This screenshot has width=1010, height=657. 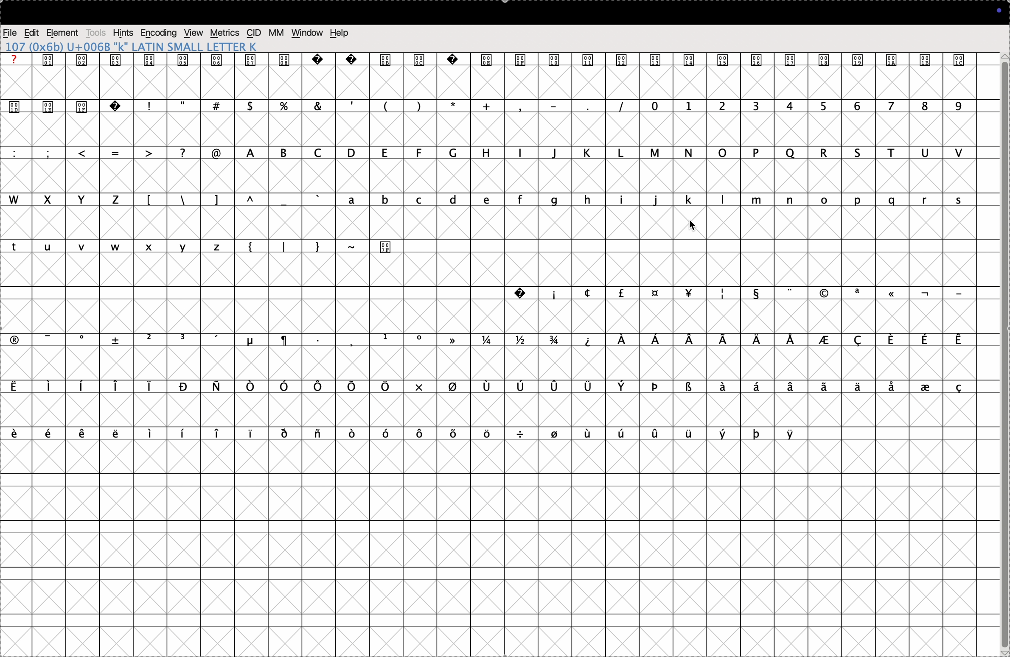 I want to click on x, so click(x=50, y=198).